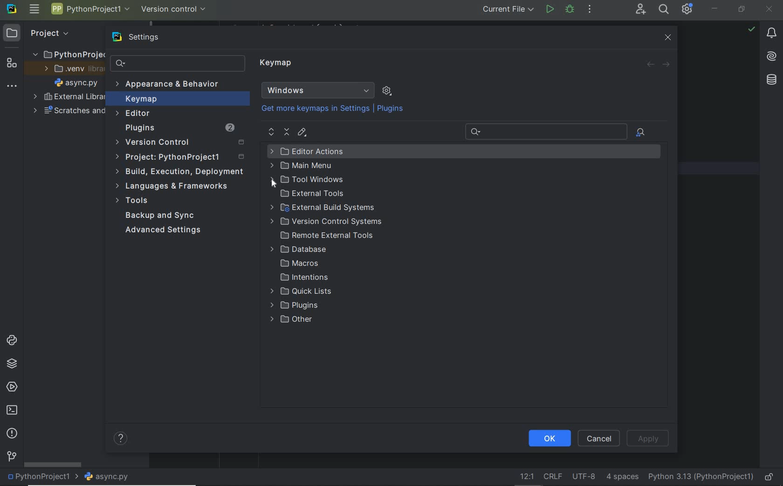 The height and width of the screenshot is (486, 783). I want to click on Cursor Position, so click(273, 181).